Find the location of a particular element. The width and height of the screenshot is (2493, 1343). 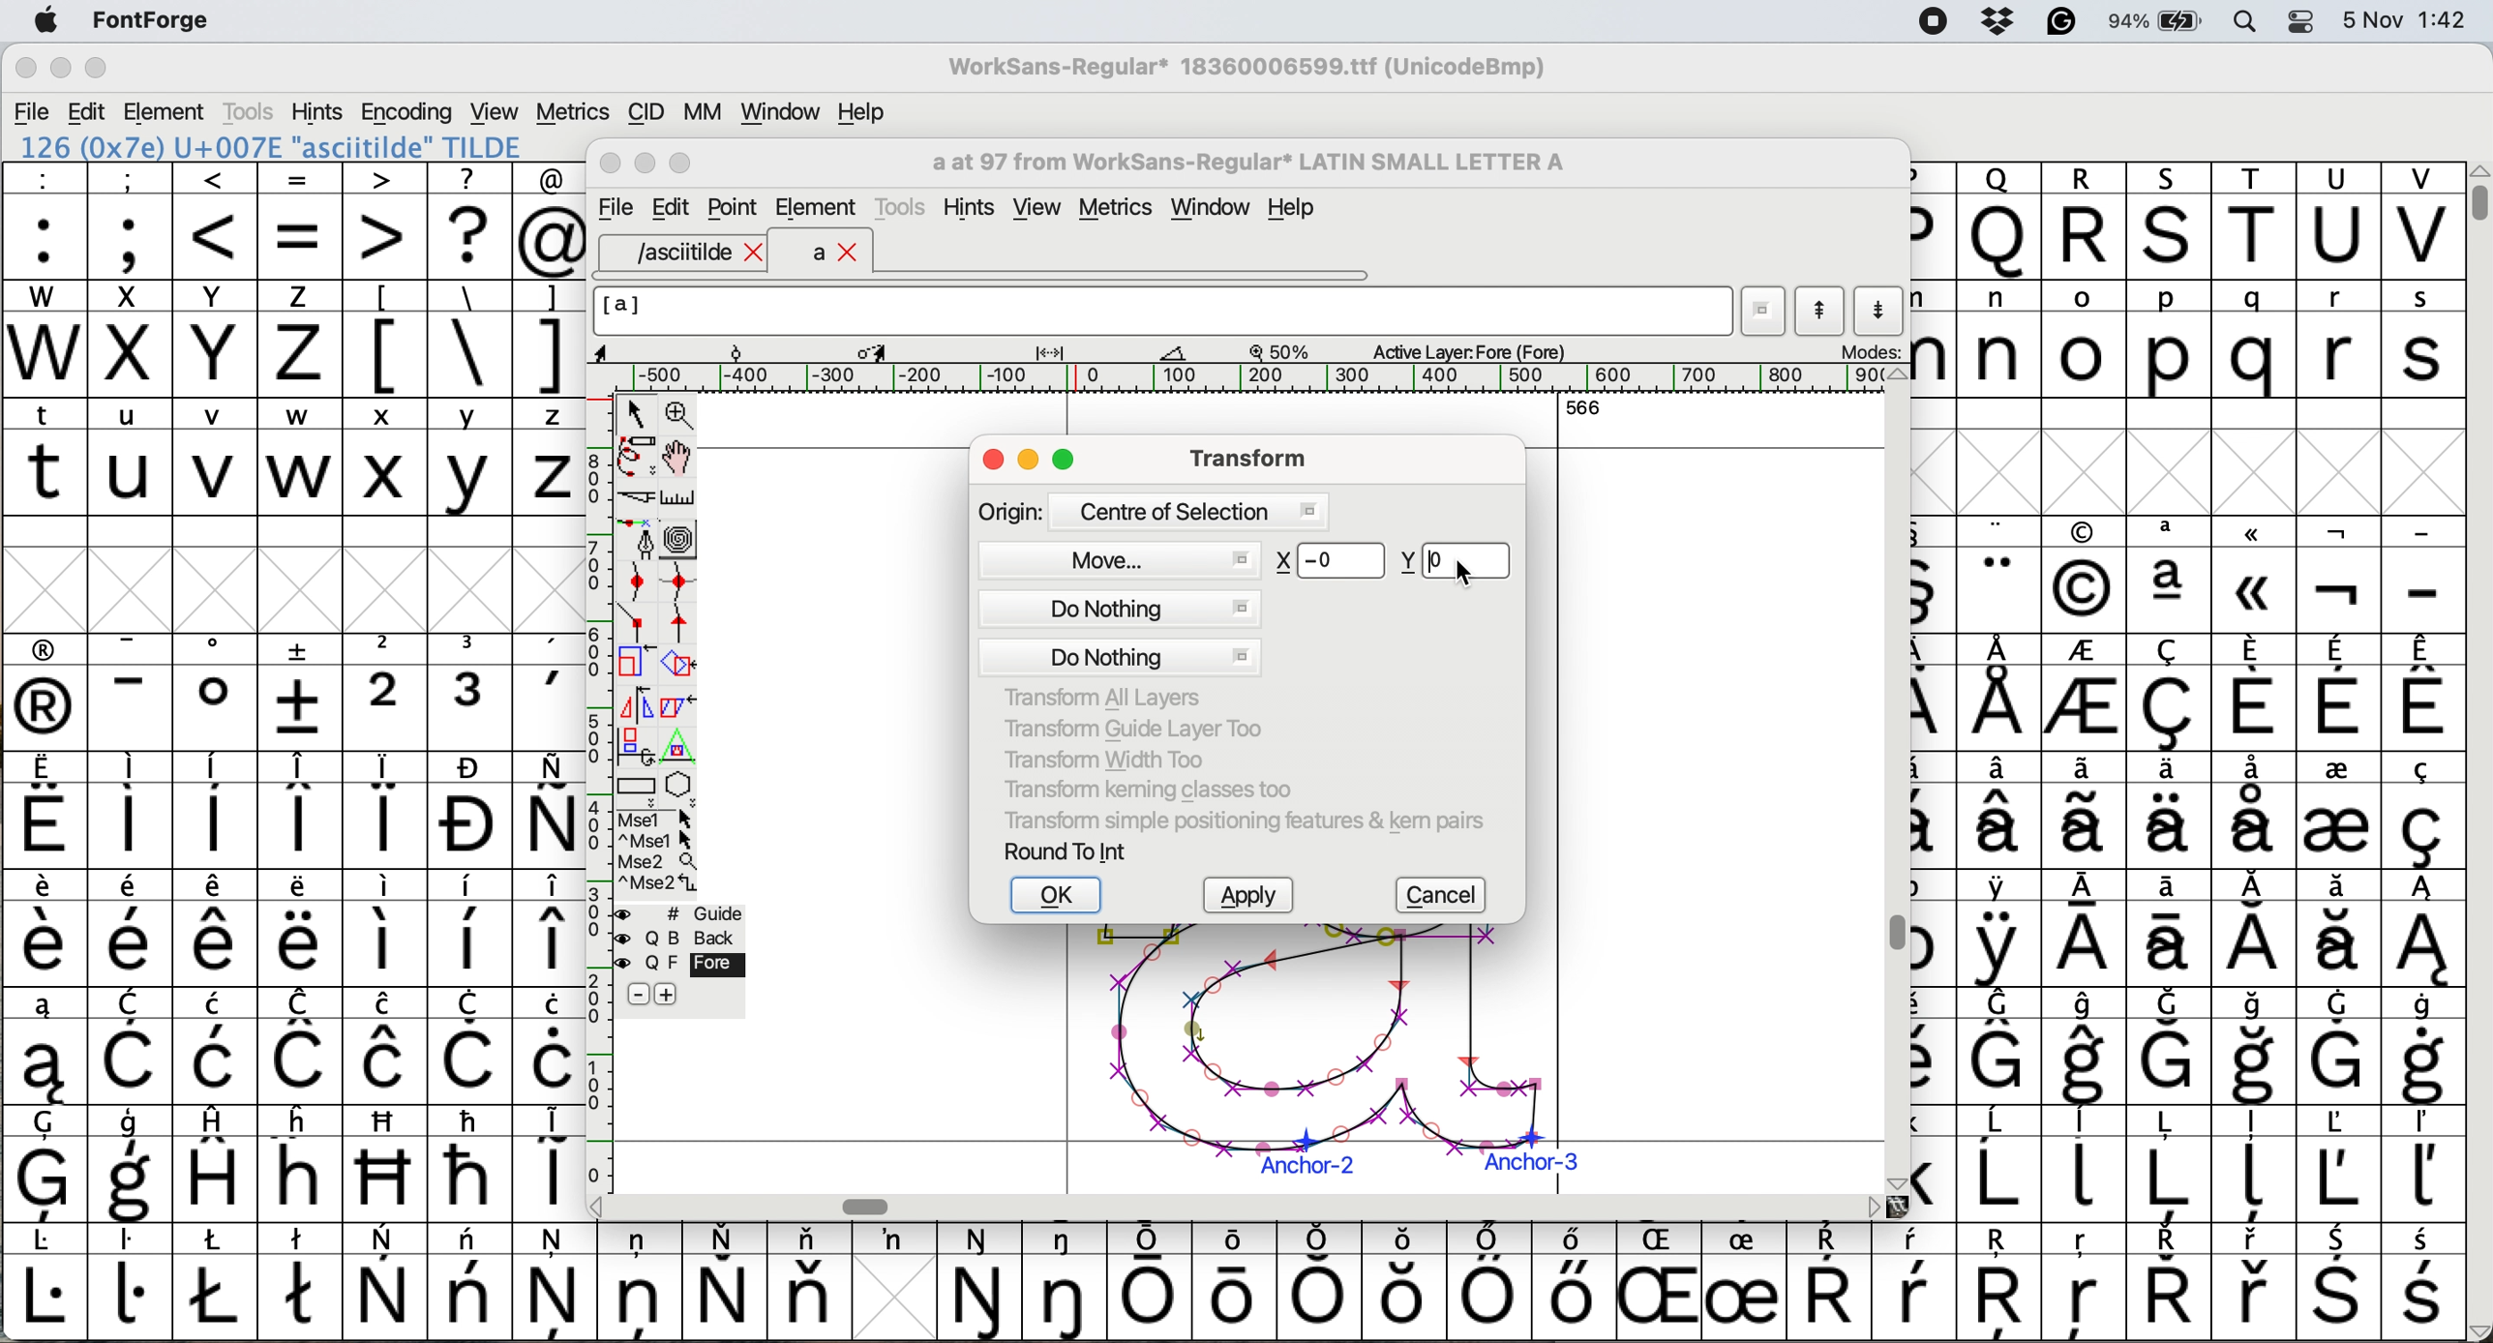

symbol is located at coordinates (132, 929).